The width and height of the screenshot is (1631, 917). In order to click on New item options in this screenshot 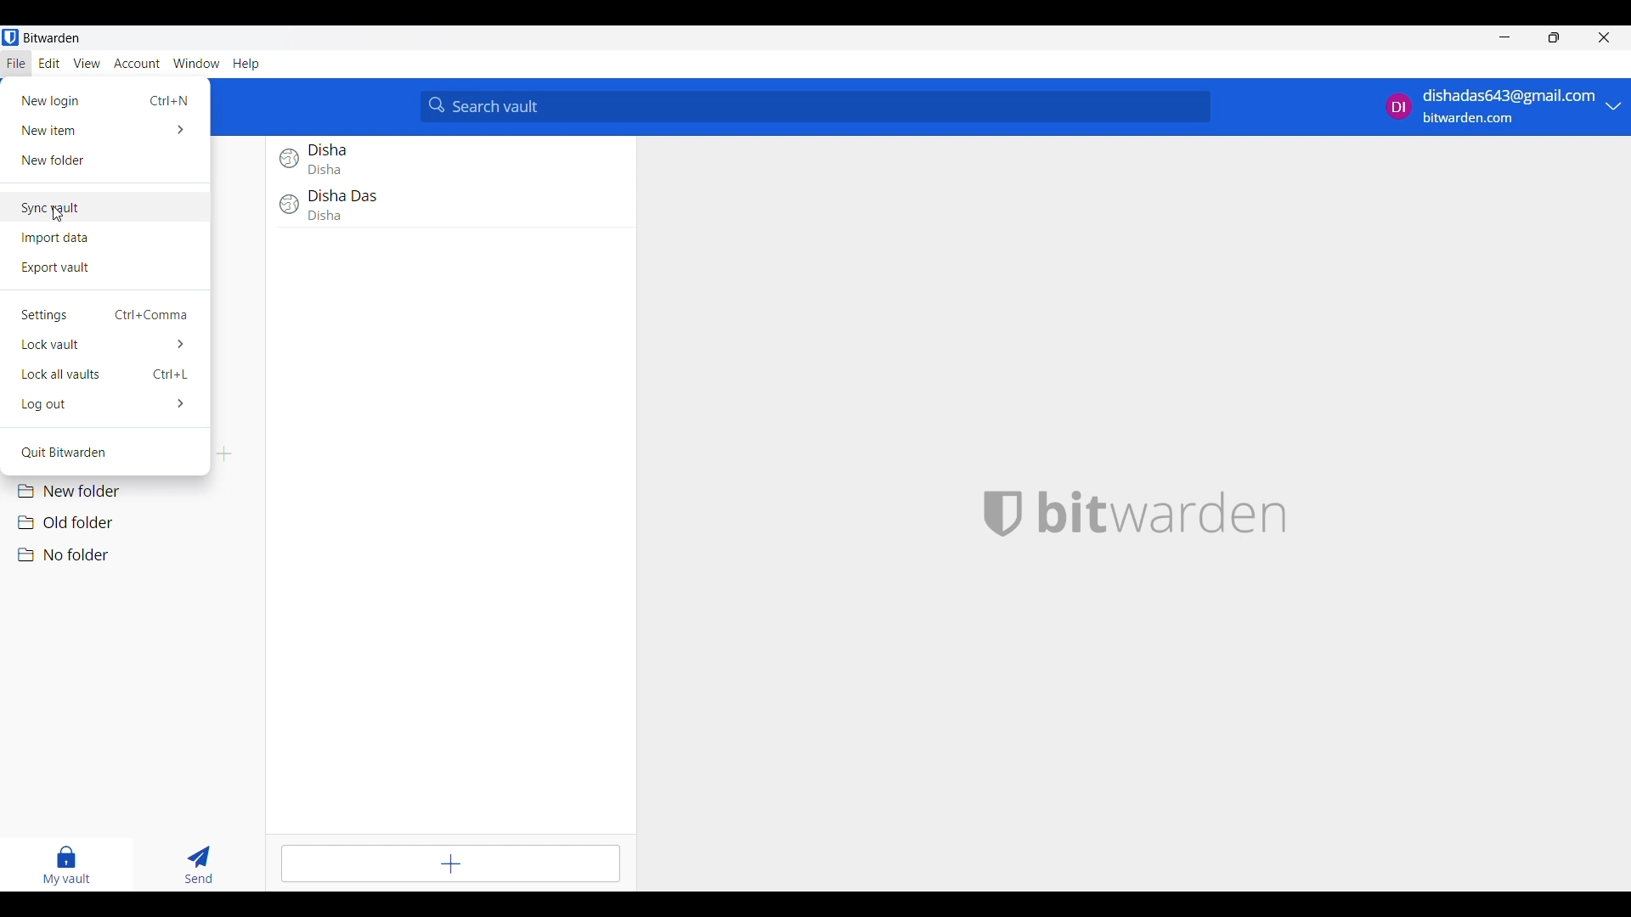, I will do `click(104, 130)`.